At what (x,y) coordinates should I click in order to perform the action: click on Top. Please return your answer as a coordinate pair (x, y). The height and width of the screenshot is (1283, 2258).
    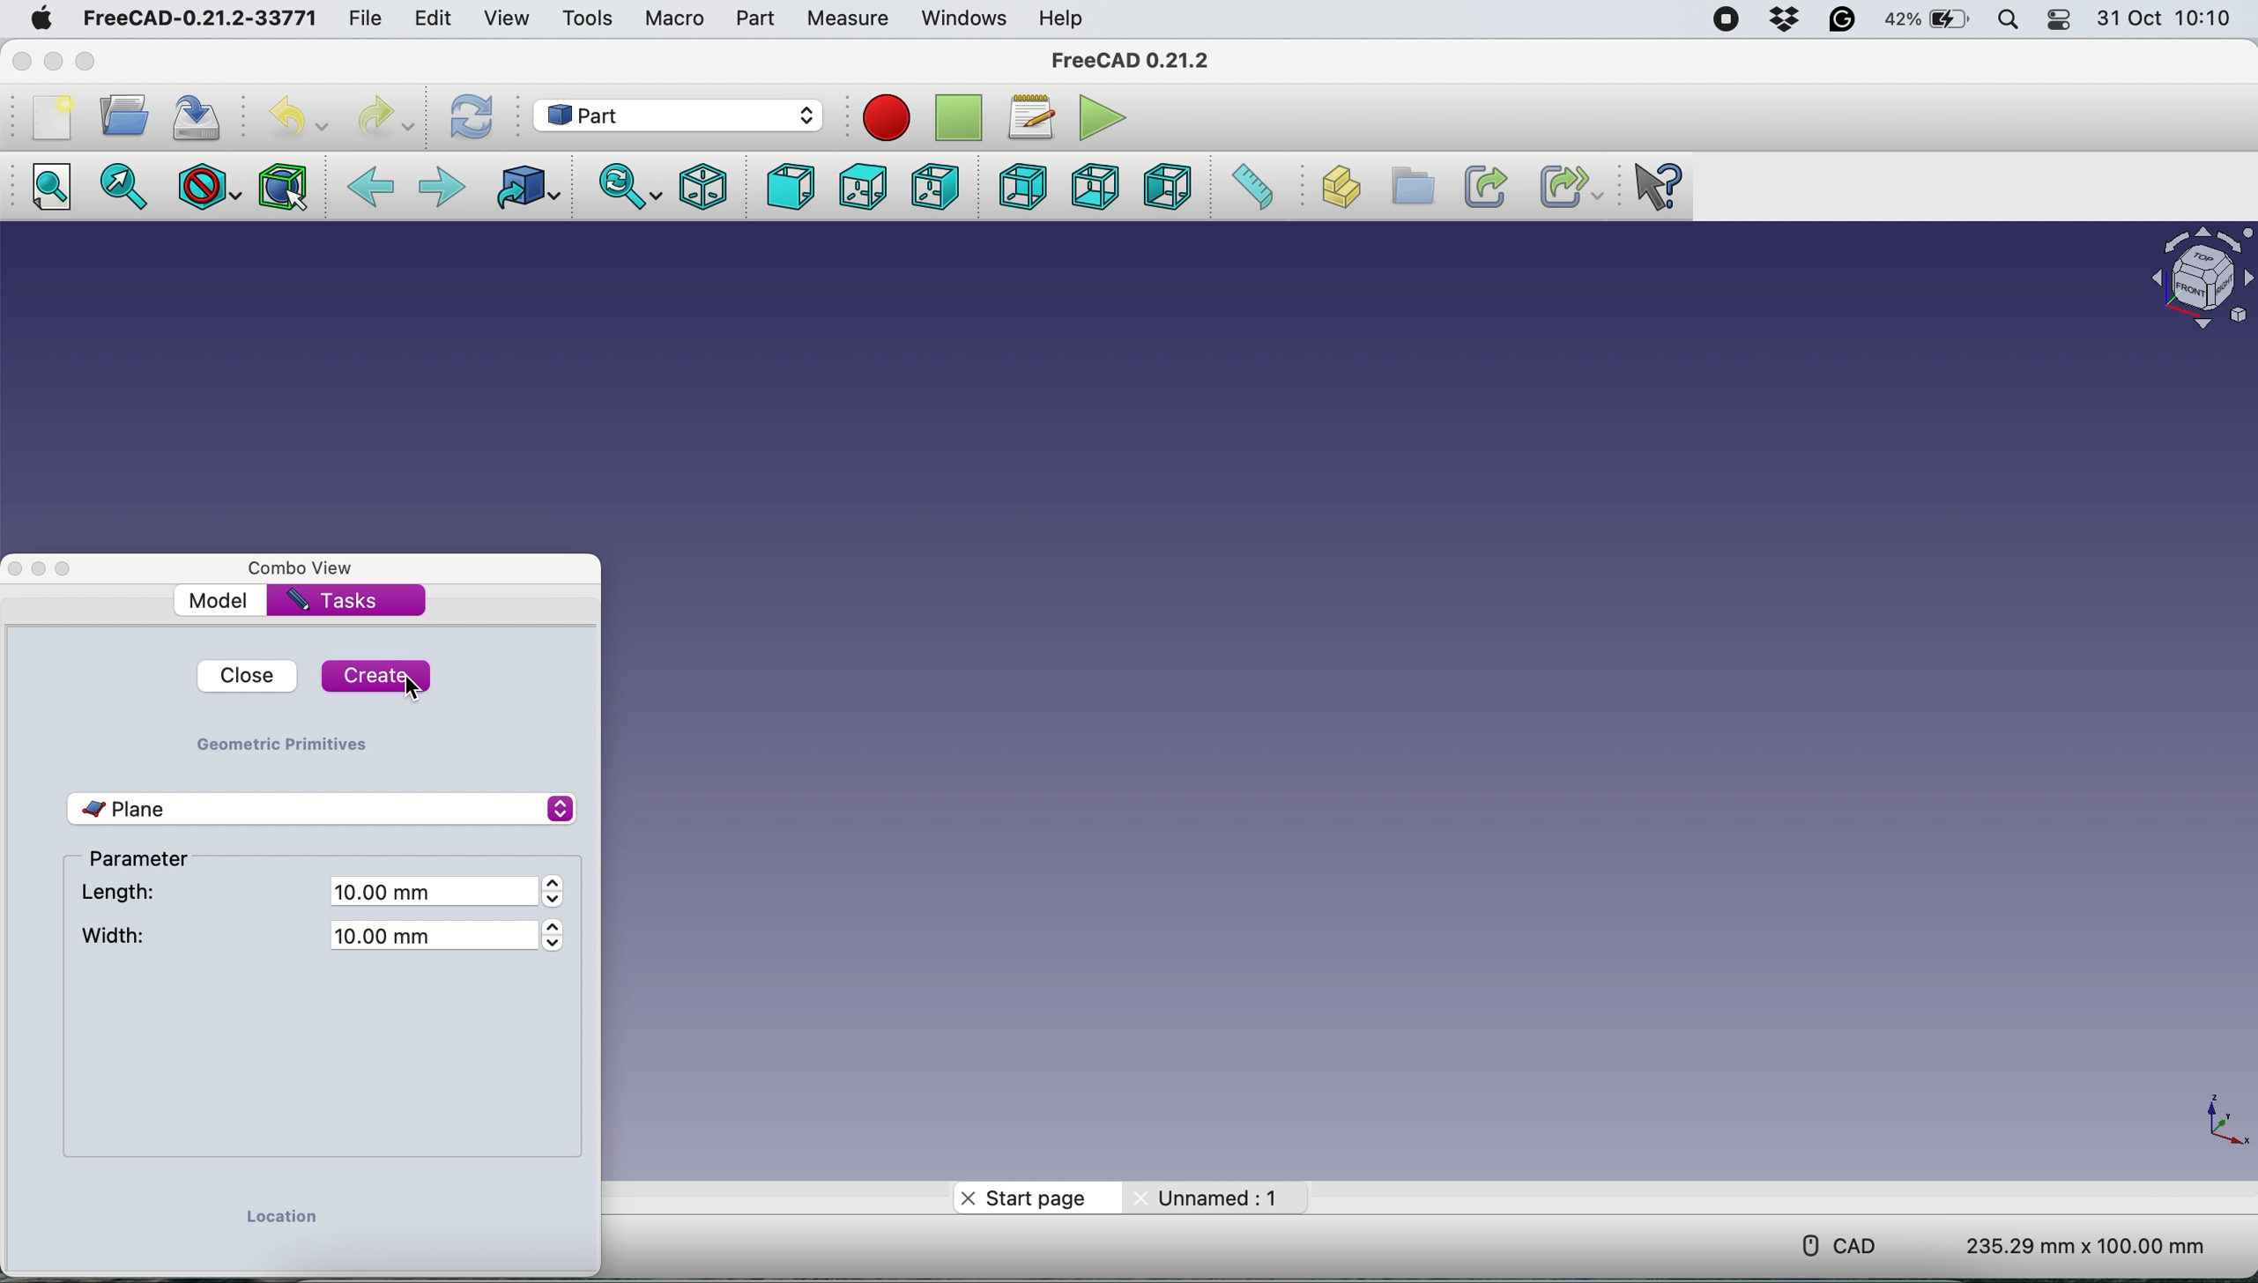
    Looking at the image, I should click on (861, 187).